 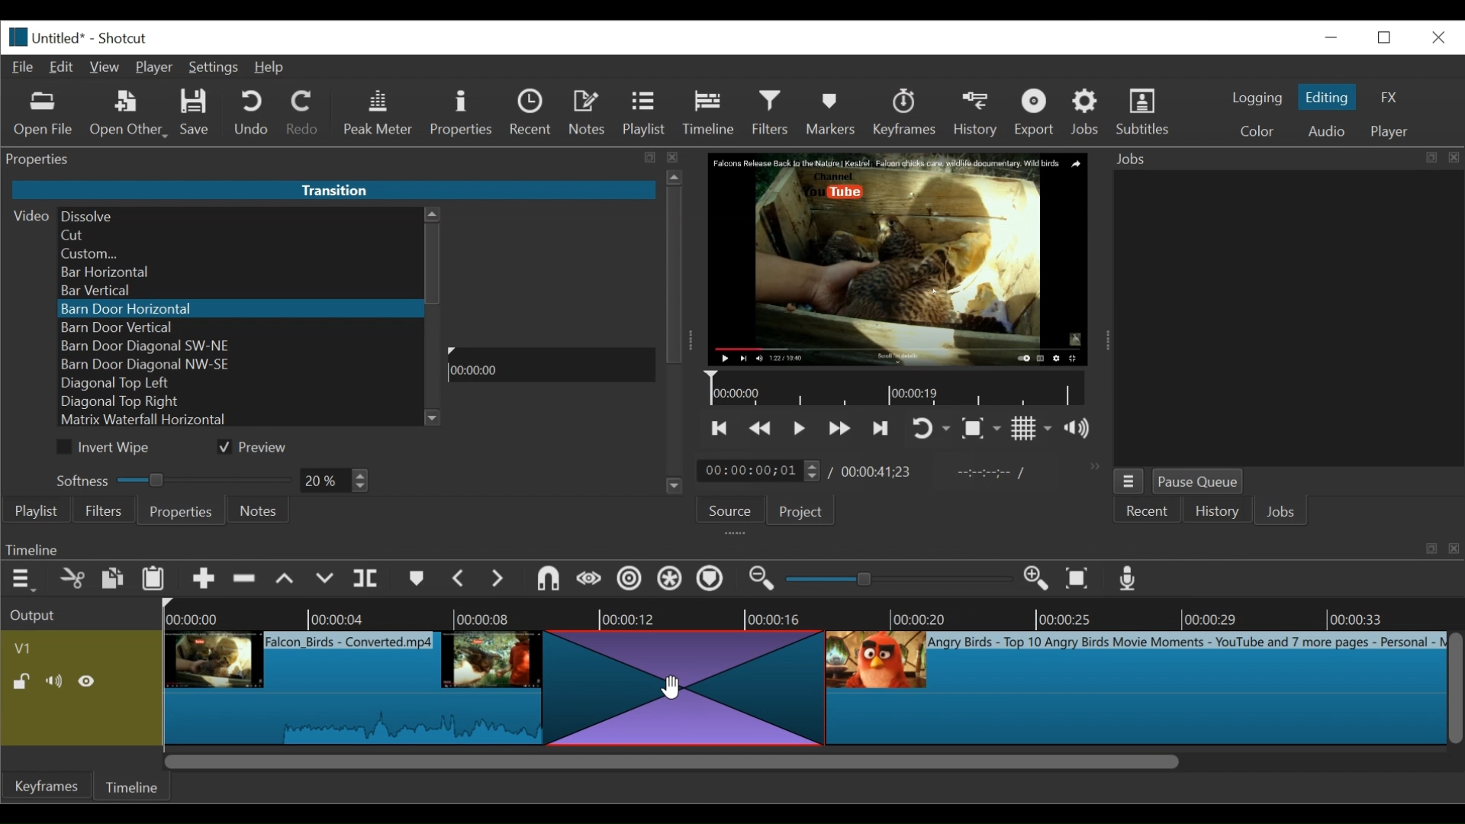 What do you see at coordinates (102, 510) in the screenshot?
I see `Filters` at bounding box center [102, 510].